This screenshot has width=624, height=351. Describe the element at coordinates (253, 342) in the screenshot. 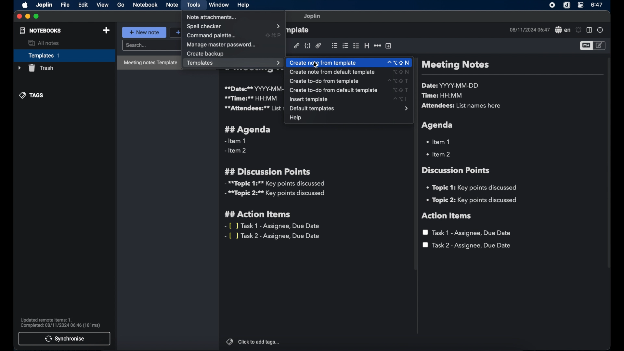

I see `click to add tags` at that location.